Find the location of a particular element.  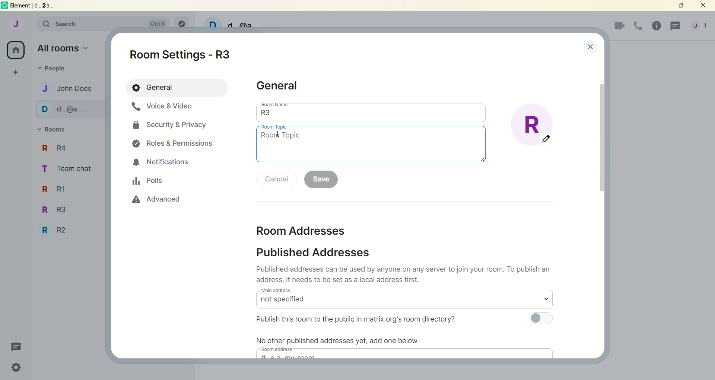

all rooms is located at coordinates (66, 48).